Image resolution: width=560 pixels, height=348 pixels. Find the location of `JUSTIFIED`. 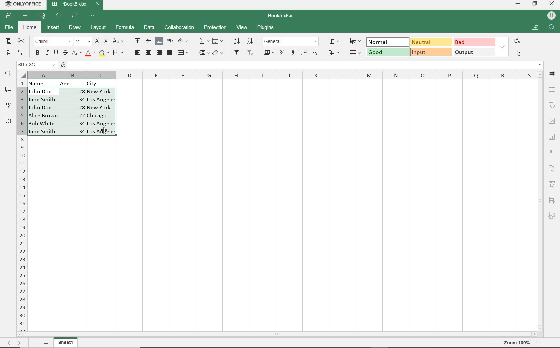

JUSTIFIED is located at coordinates (170, 52).